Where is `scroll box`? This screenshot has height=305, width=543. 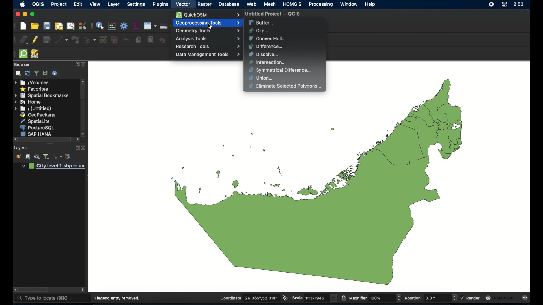
scroll box is located at coordinates (83, 93).